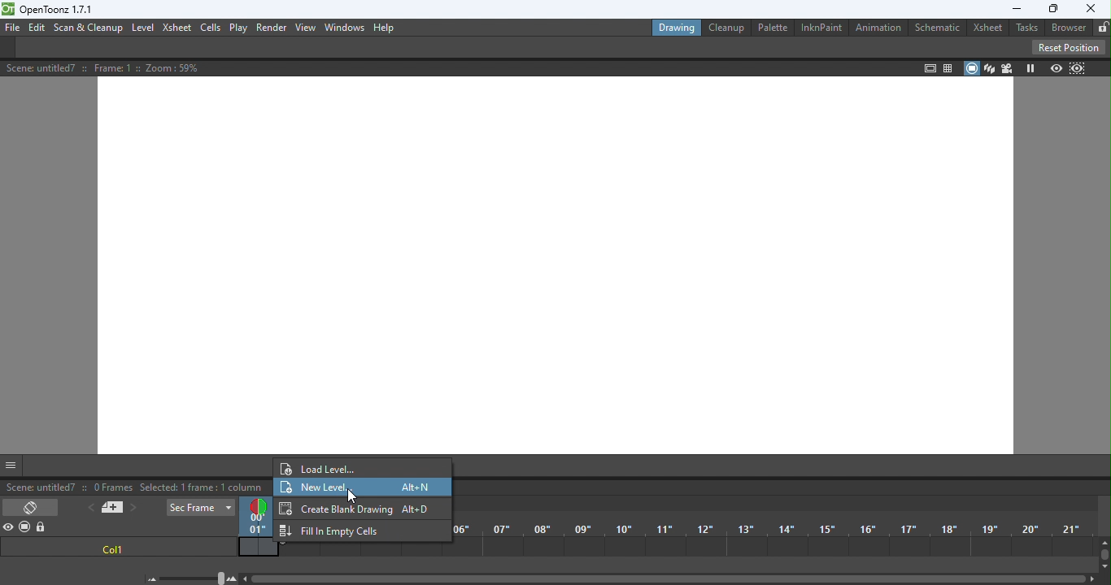 Image resolution: width=1111 pixels, height=585 pixels. Describe the element at coordinates (990, 28) in the screenshot. I see `Xsheet` at that location.